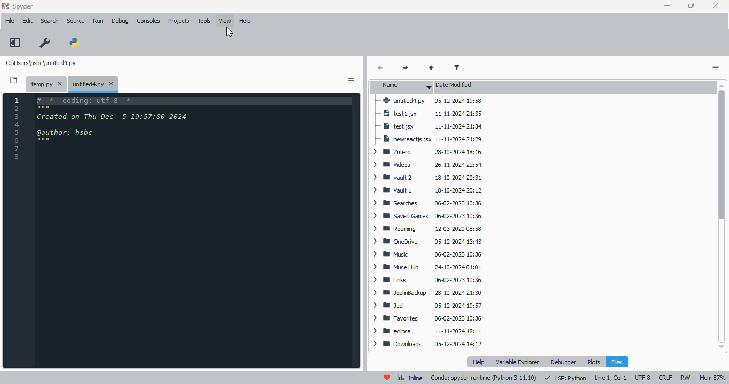 Image resolution: width=729 pixels, height=384 pixels. Describe the element at coordinates (425, 165) in the screenshot. I see `videos` at that location.